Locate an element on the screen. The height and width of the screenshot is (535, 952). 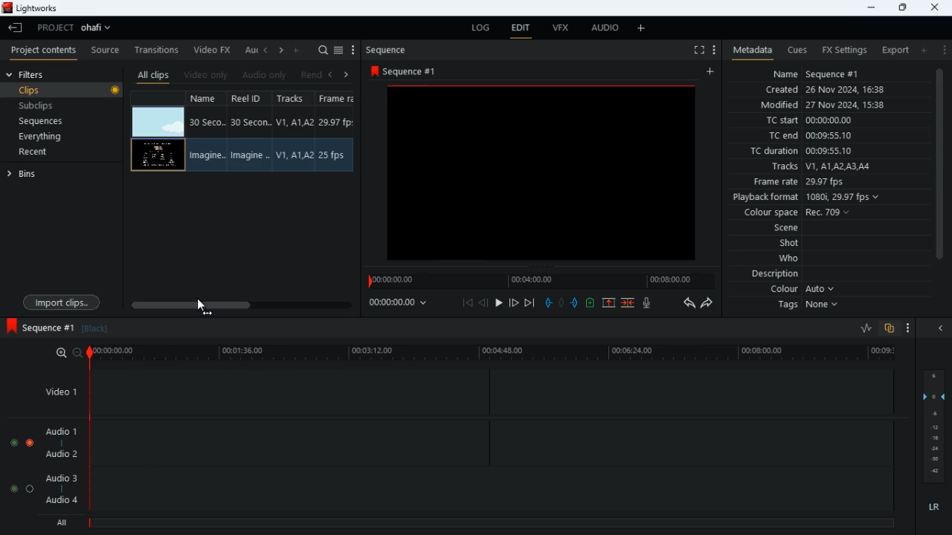
modified is located at coordinates (828, 105).